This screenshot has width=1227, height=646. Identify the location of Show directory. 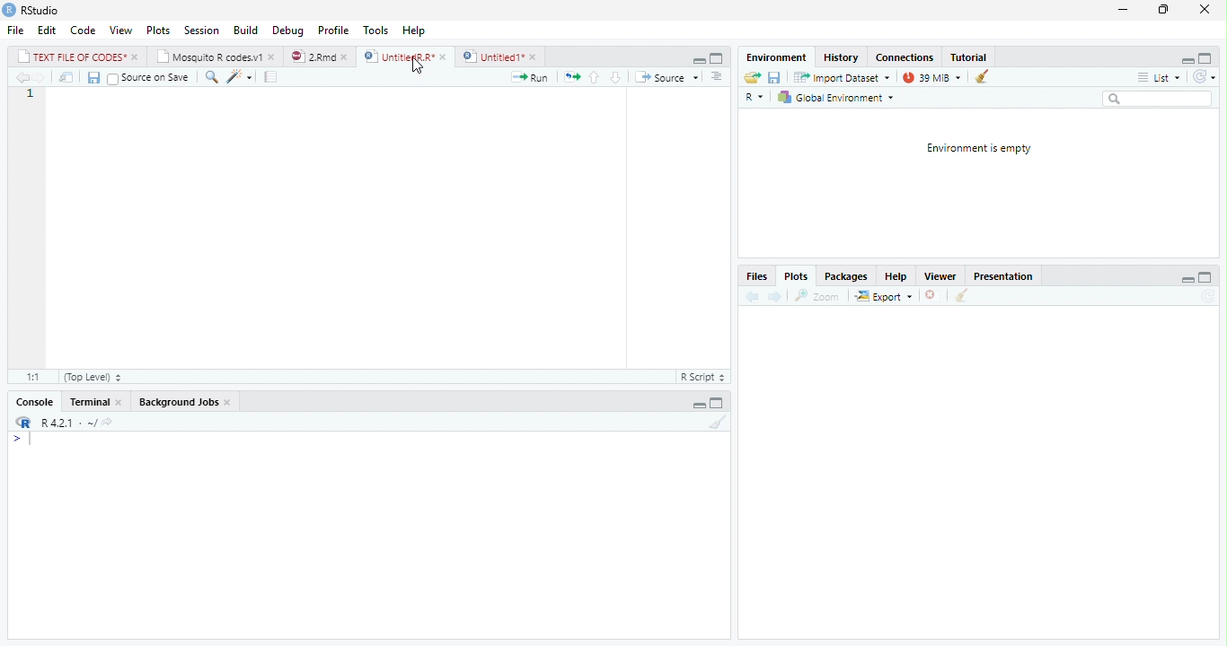
(107, 421).